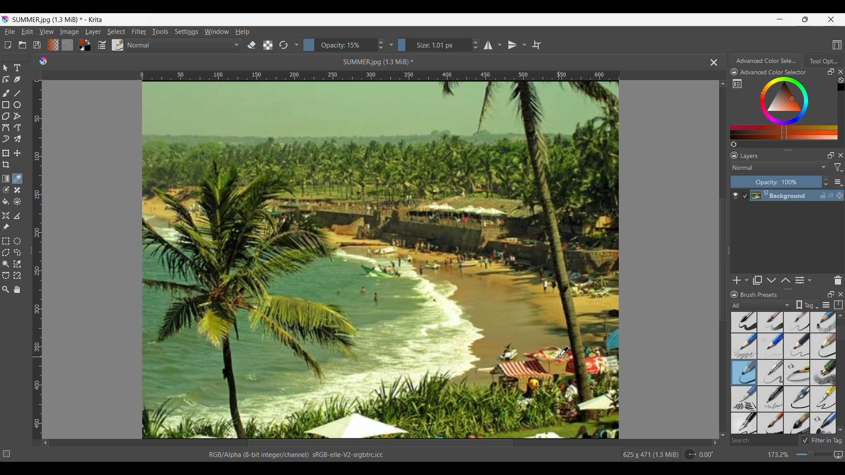  What do you see at coordinates (841, 333) in the screenshot?
I see `Vertical slide bar for brush` at bounding box center [841, 333].